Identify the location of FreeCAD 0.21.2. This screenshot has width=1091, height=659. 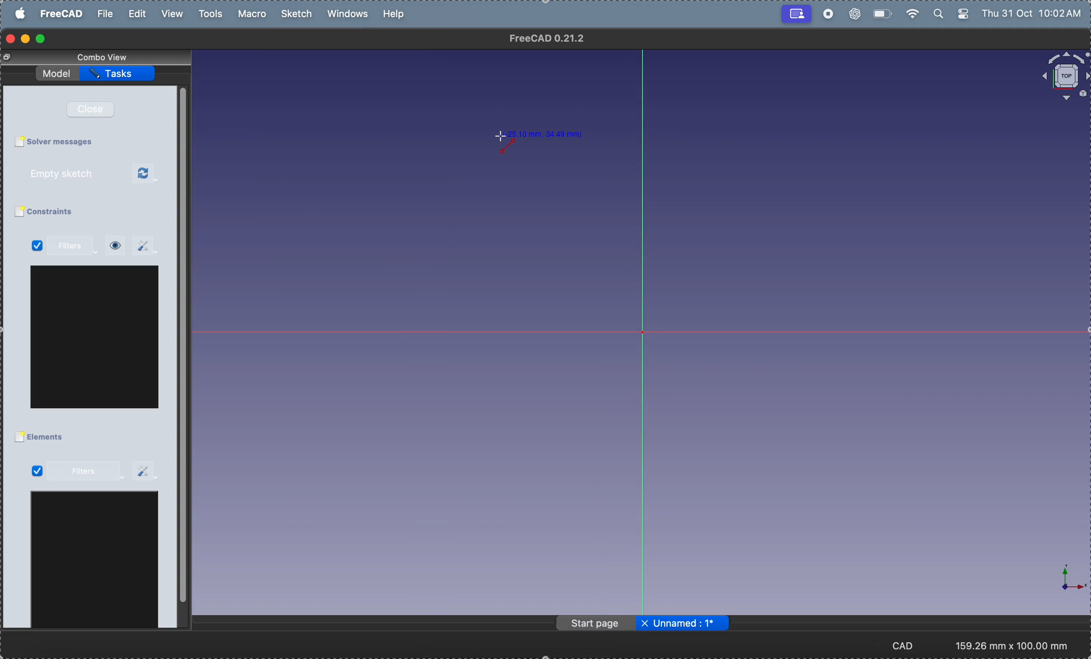
(548, 38).